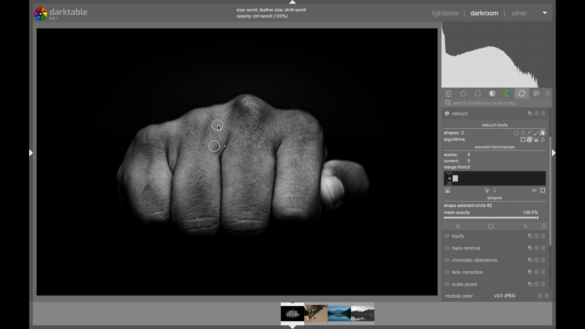 This screenshot has width=585, height=329. I want to click on lighttable, so click(445, 13).